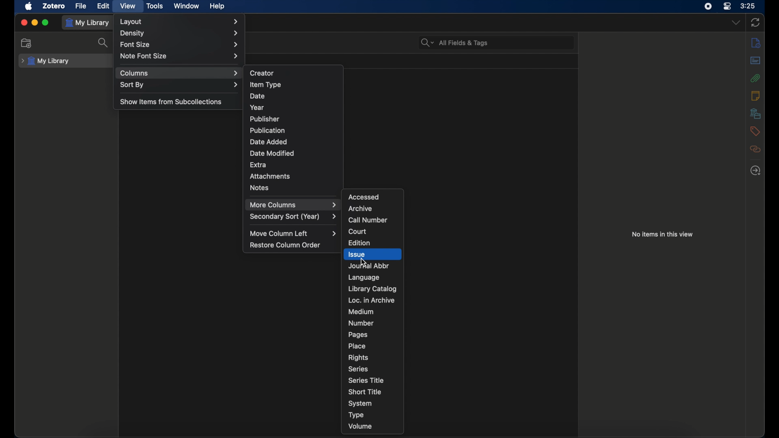 This screenshot has height=438, width=779. What do you see at coordinates (262, 73) in the screenshot?
I see `creator` at bounding box center [262, 73].